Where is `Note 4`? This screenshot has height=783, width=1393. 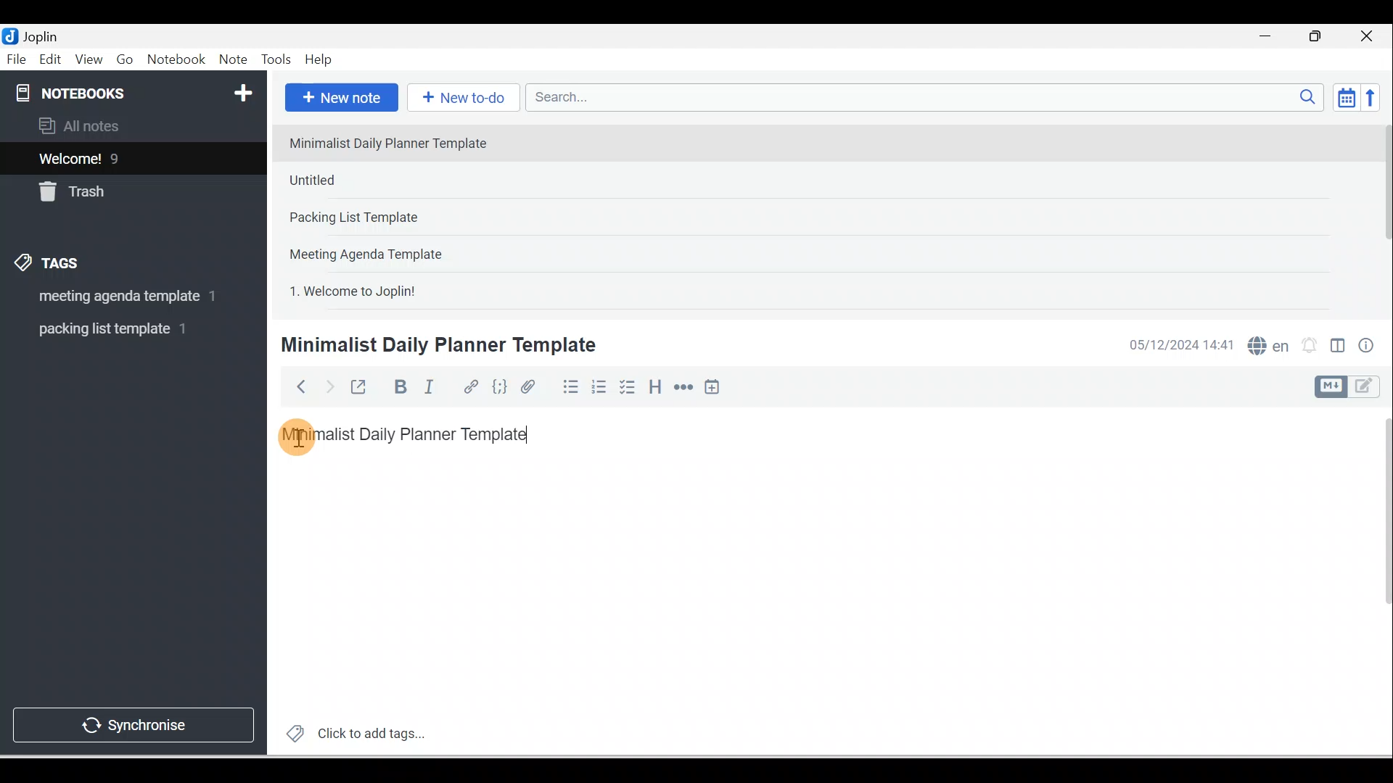
Note 4 is located at coordinates (386, 251).